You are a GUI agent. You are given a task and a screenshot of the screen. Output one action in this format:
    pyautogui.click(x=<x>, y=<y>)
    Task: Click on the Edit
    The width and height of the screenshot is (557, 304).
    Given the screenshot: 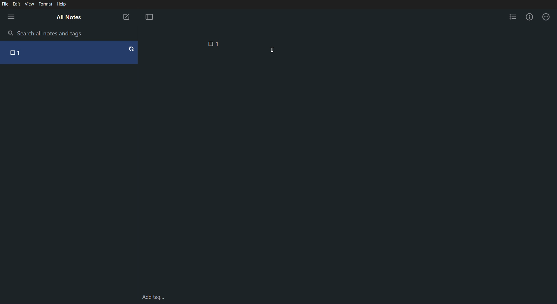 What is the action you would take?
    pyautogui.click(x=17, y=4)
    